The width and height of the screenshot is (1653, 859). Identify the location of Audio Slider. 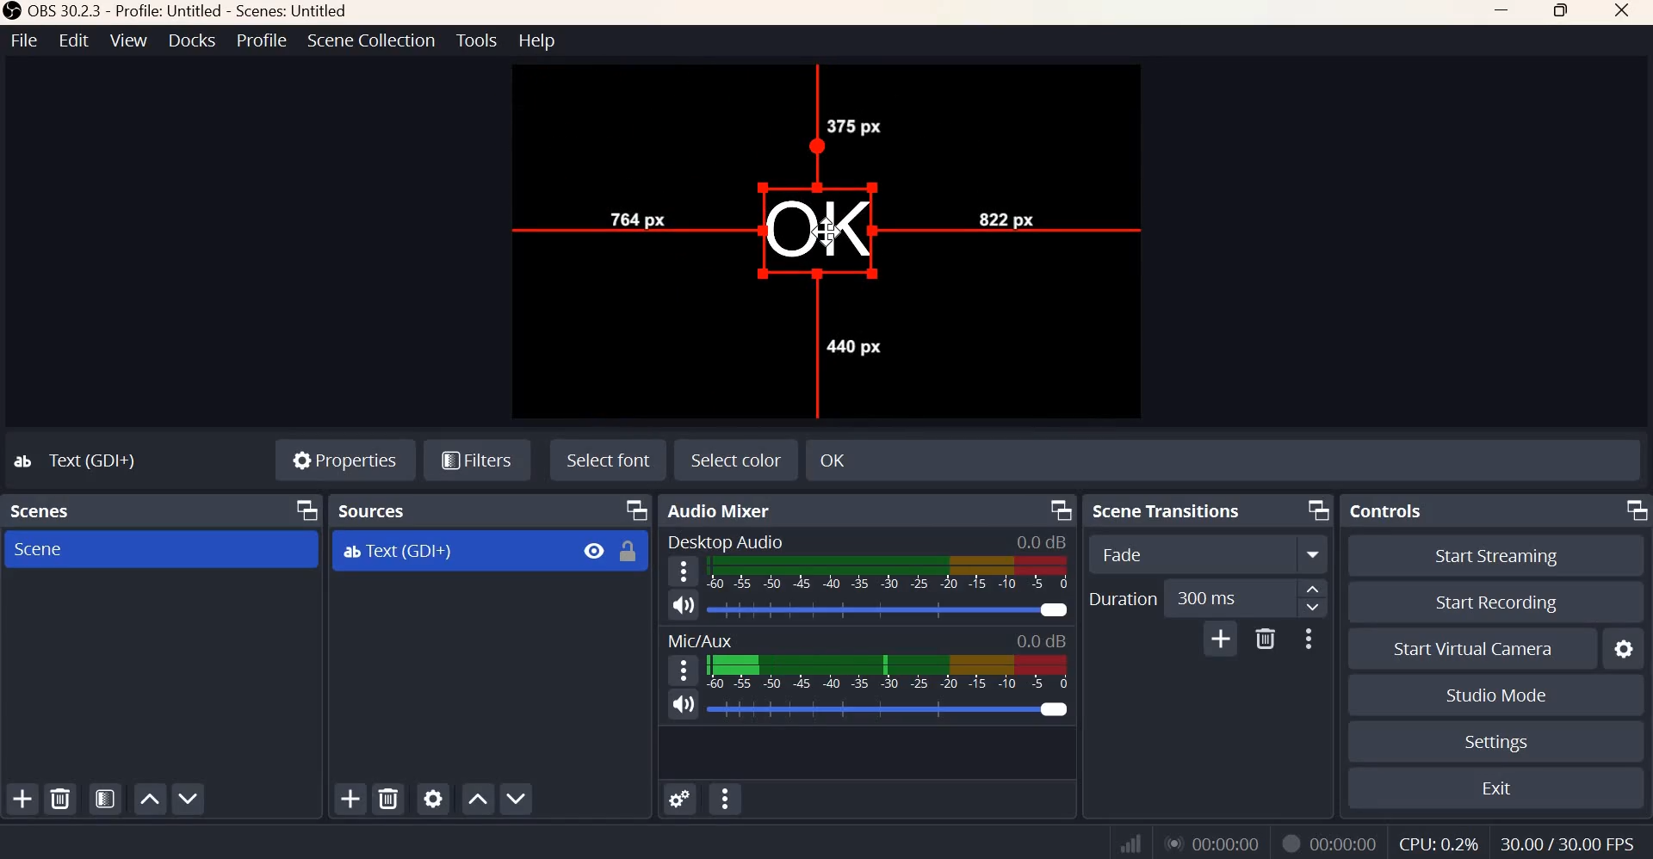
(892, 709).